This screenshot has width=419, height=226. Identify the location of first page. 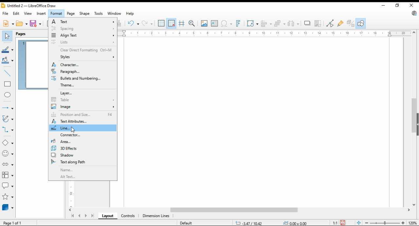
(72, 216).